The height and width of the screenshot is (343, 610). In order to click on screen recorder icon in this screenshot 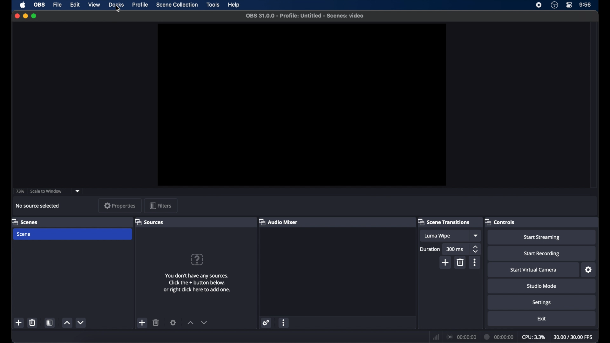, I will do `click(538, 5)`.